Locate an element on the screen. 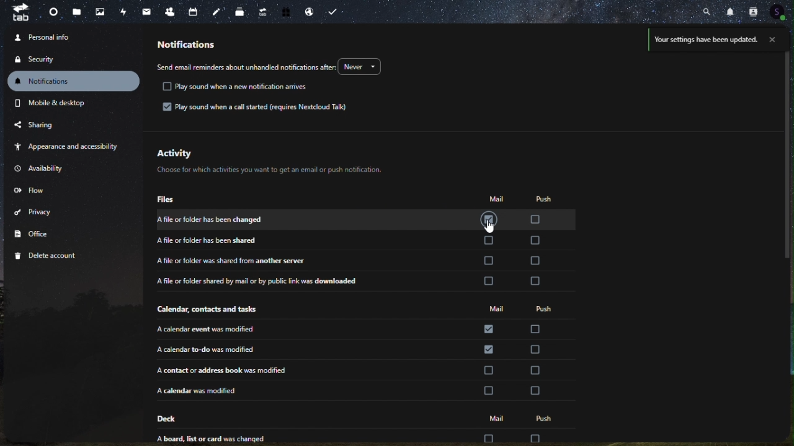 The width and height of the screenshot is (794, 446). check box is located at coordinates (535, 240).